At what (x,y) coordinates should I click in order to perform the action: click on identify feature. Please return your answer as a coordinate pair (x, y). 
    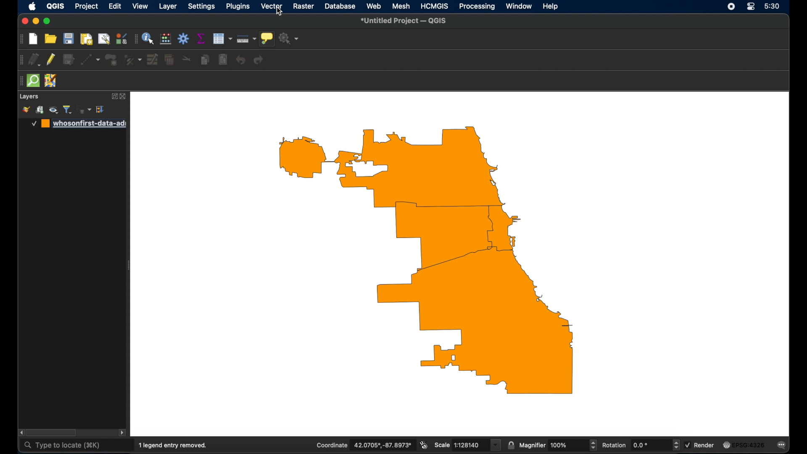
    Looking at the image, I should click on (149, 39).